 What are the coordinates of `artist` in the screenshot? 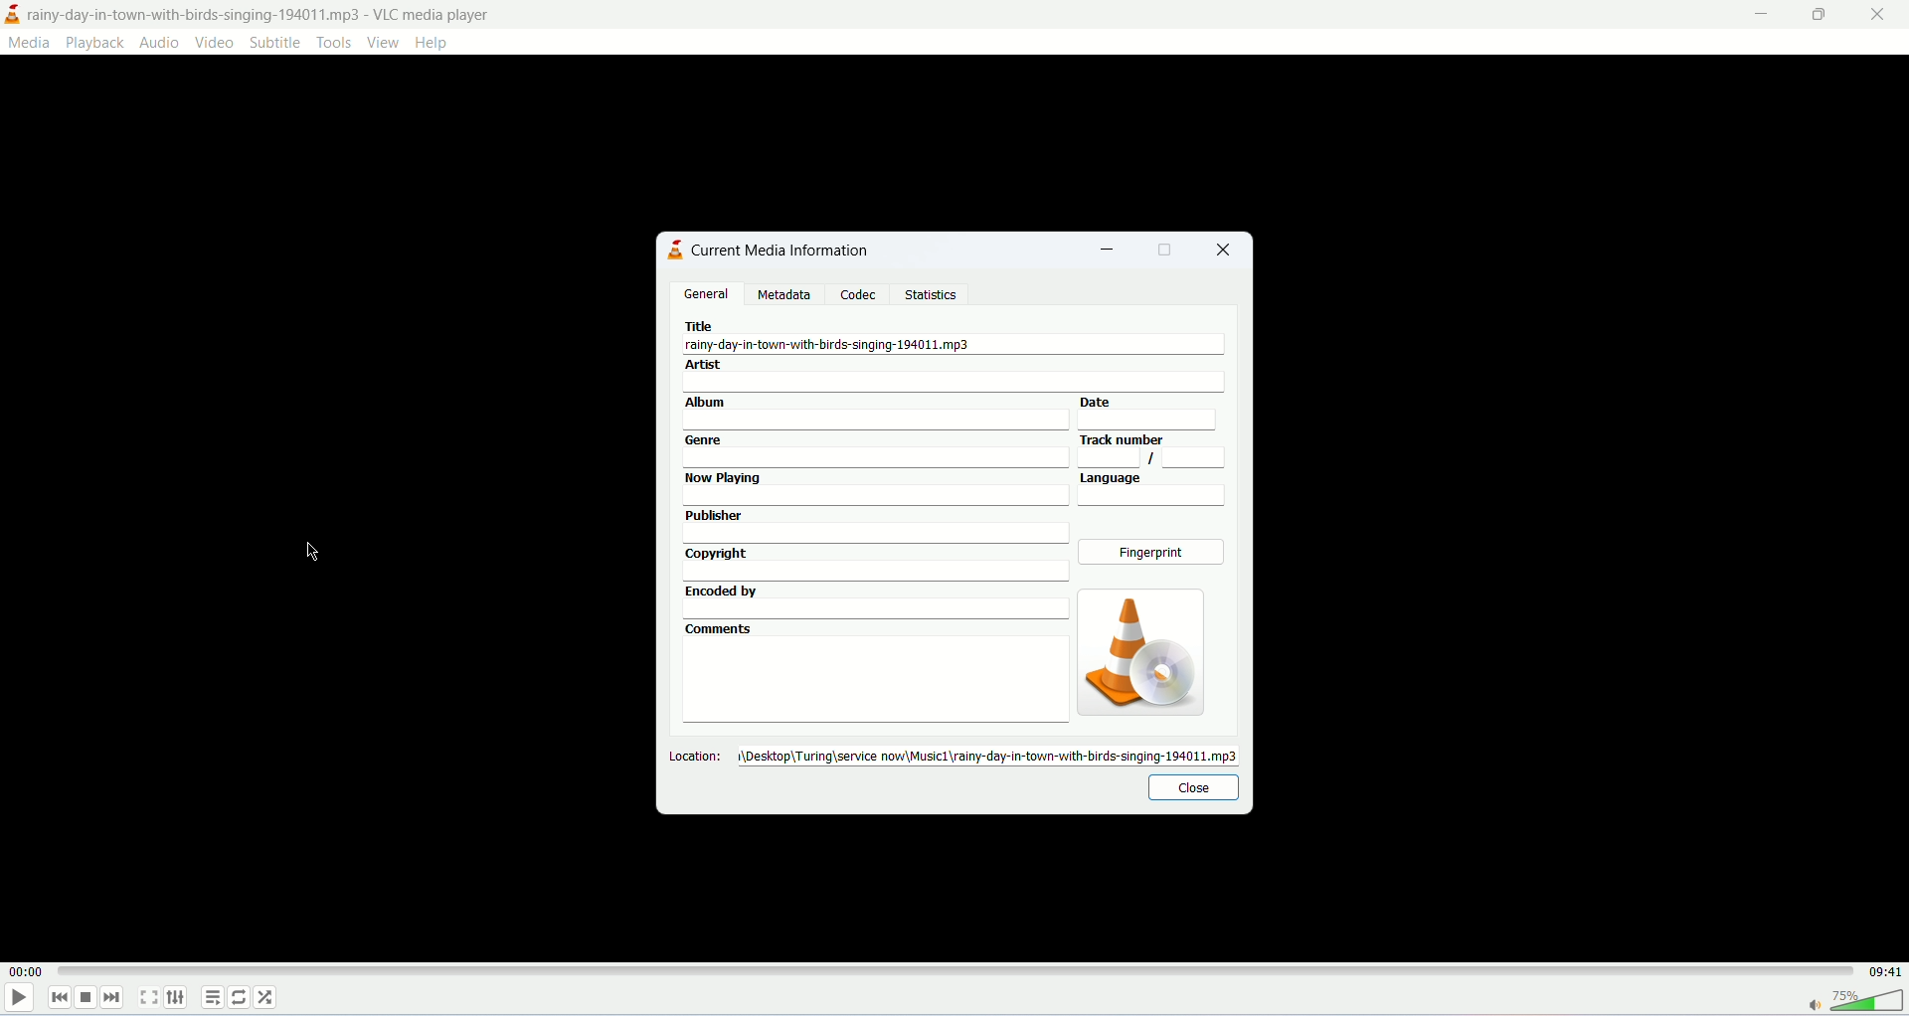 It's located at (956, 374).